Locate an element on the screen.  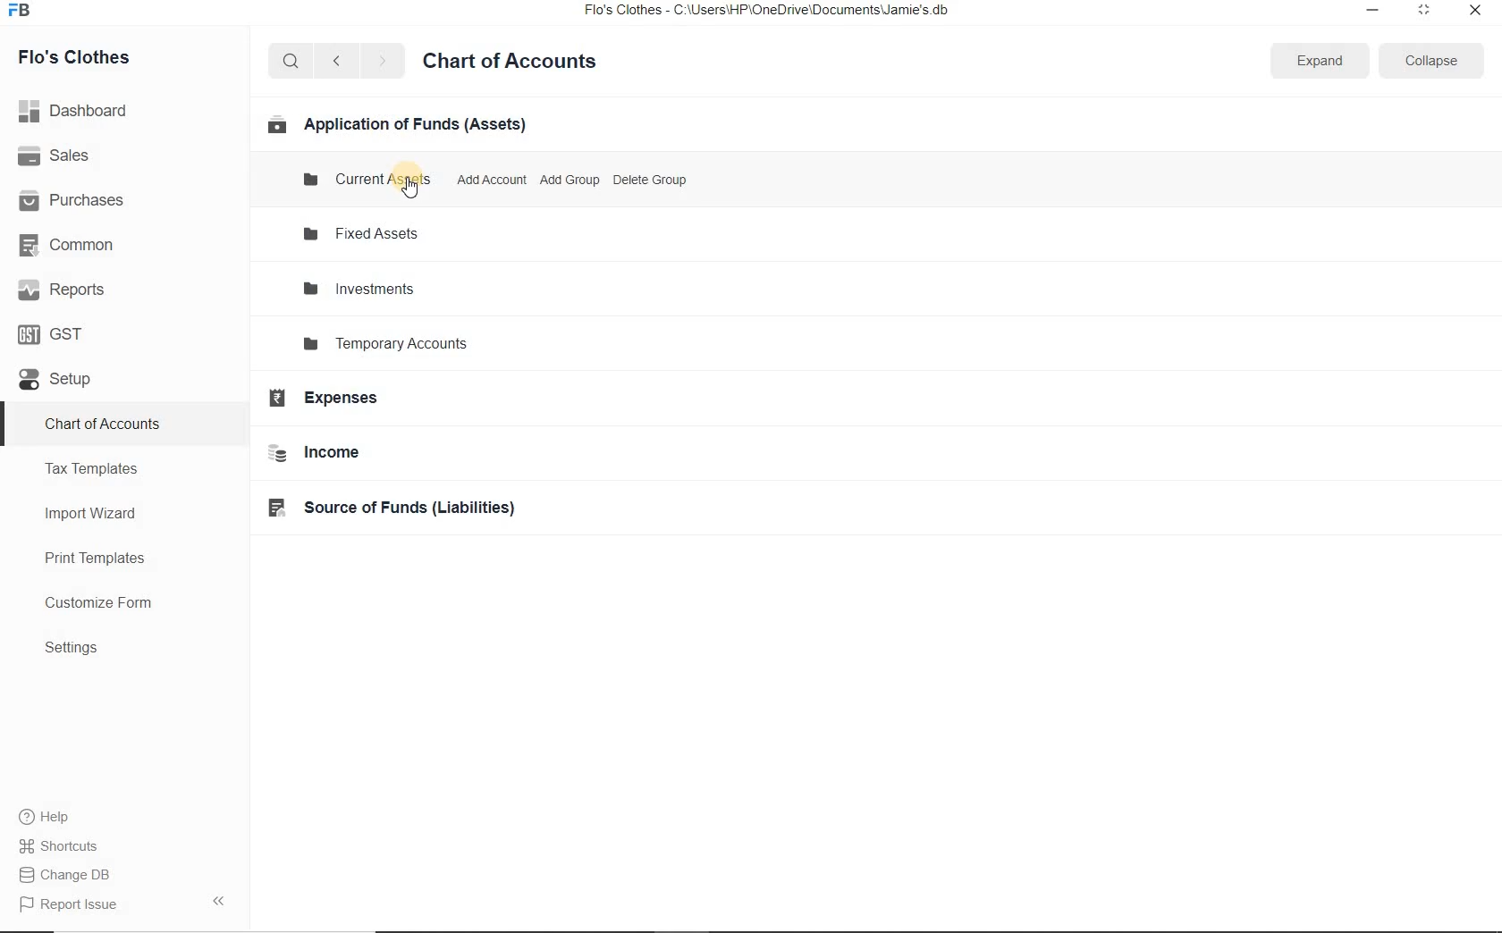
Delete Group is located at coordinates (648, 179).